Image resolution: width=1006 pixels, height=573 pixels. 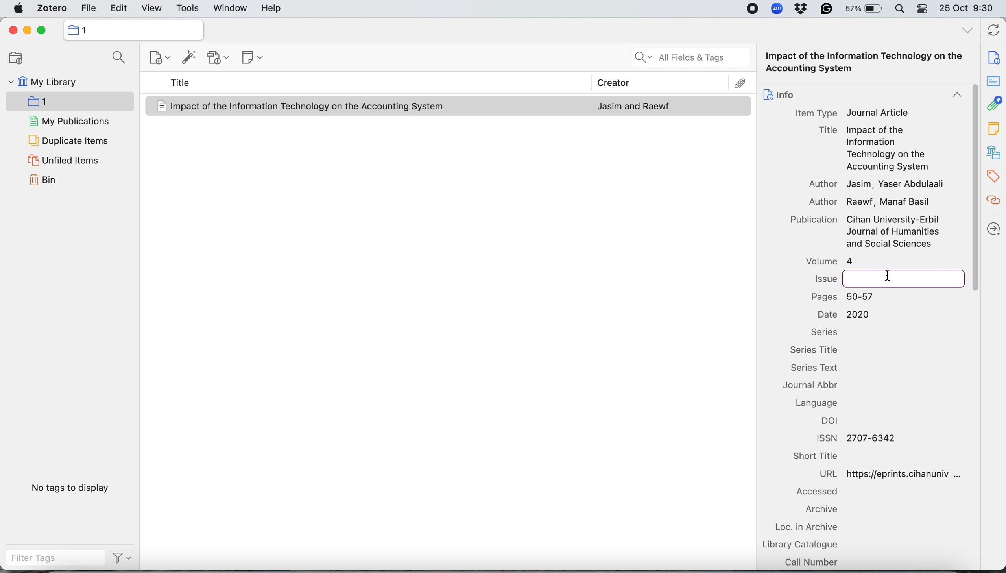 What do you see at coordinates (17, 8) in the screenshot?
I see `system logo` at bounding box center [17, 8].